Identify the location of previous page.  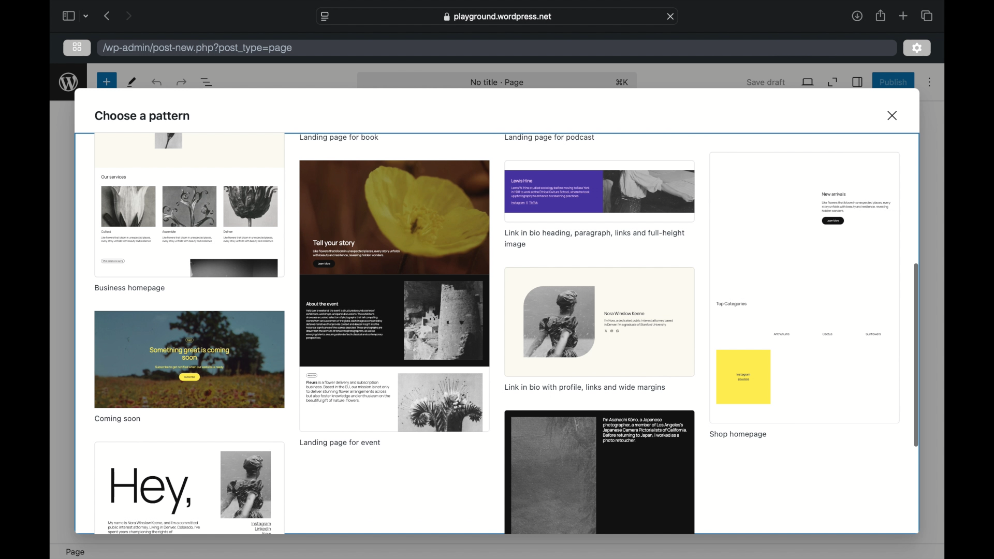
(107, 15).